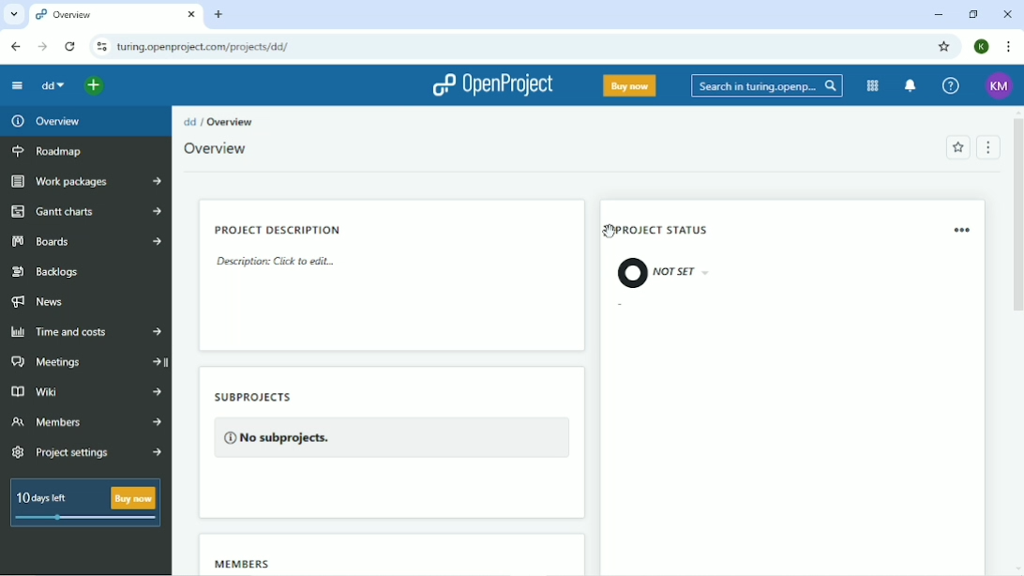 Image resolution: width=1024 pixels, height=576 pixels. Describe the element at coordinates (390, 426) in the screenshot. I see `Subprojects` at that location.